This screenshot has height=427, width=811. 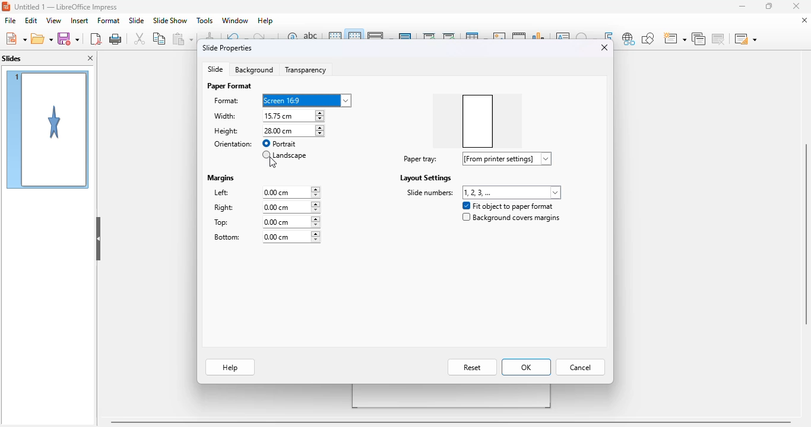 I want to click on cursor, so click(x=71, y=170).